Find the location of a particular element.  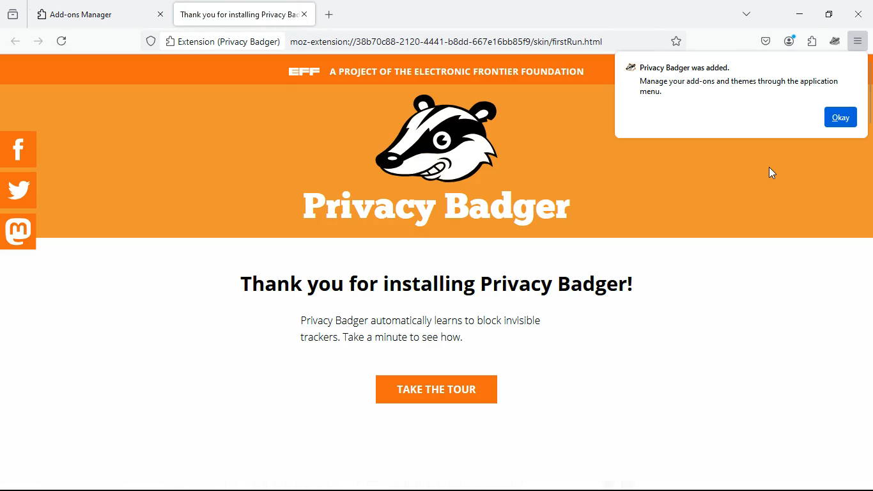

profile is located at coordinates (789, 41).